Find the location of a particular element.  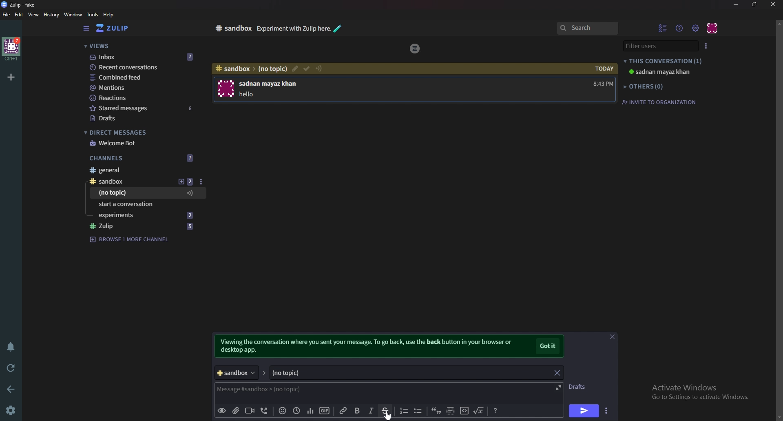

message #sandbox>(no topic) is located at coordinates (260, 390).